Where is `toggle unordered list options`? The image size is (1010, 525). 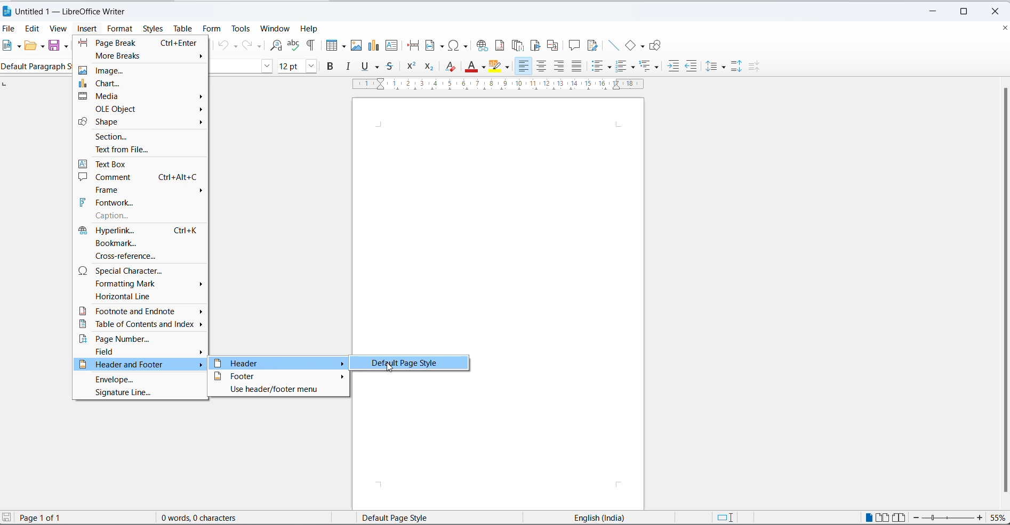
toggle unordered list options is located at coordinates (611, 68).